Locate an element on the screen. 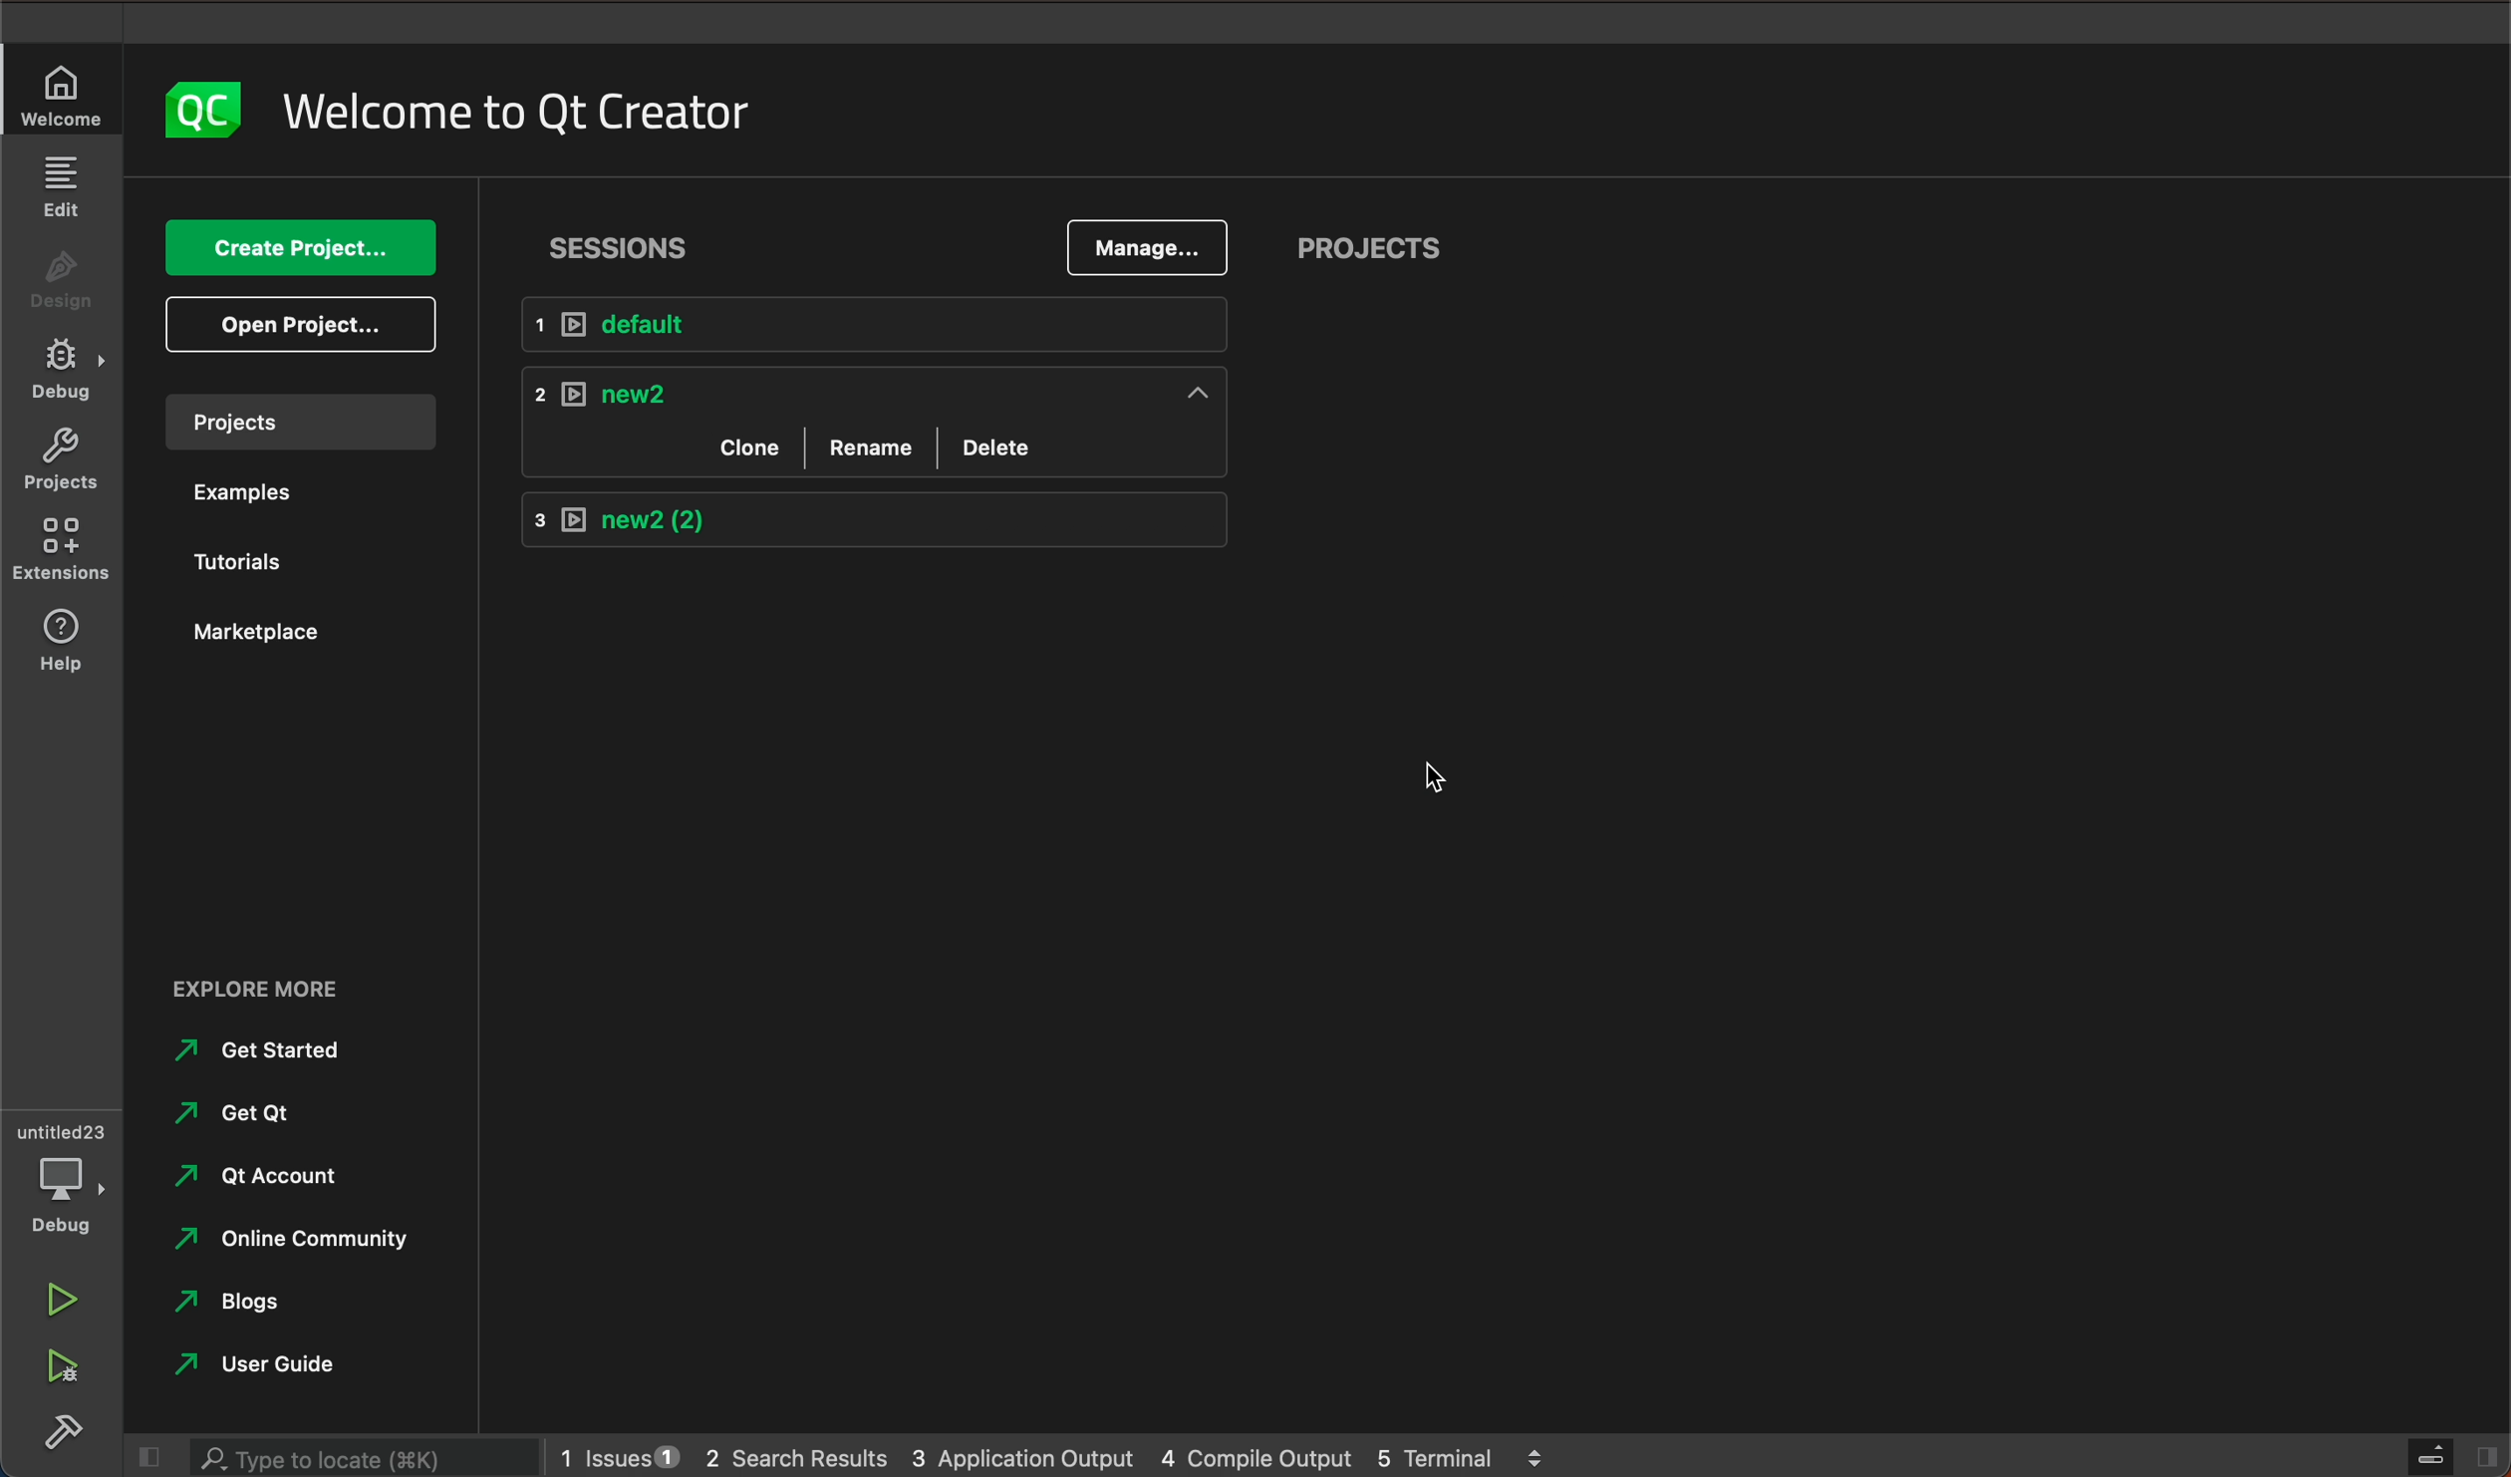 The height and width of the screenshot is (1477, 2511). extensions is located at coordinates (60, 553).